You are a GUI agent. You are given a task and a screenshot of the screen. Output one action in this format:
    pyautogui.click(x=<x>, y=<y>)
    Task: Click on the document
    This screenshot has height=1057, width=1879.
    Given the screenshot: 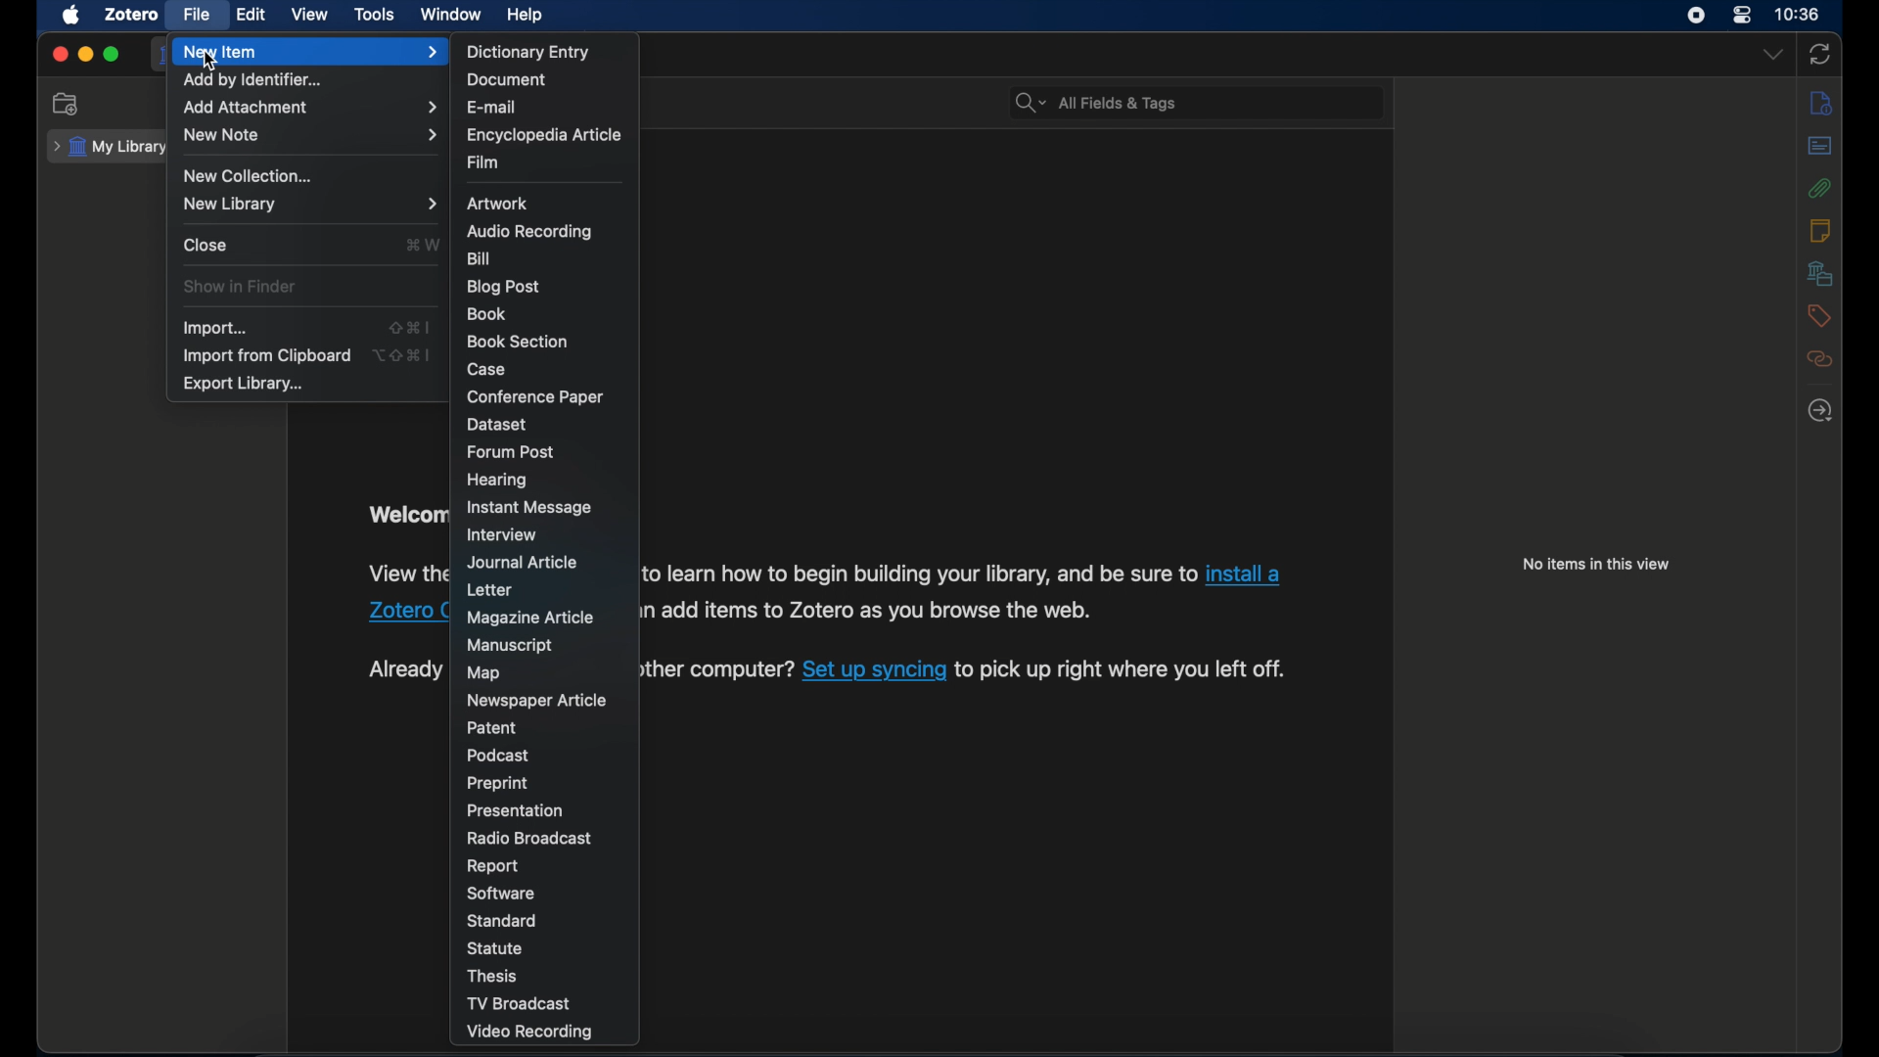 What is the action you would take?
    pyautogui.click(x=505, y=79)
    